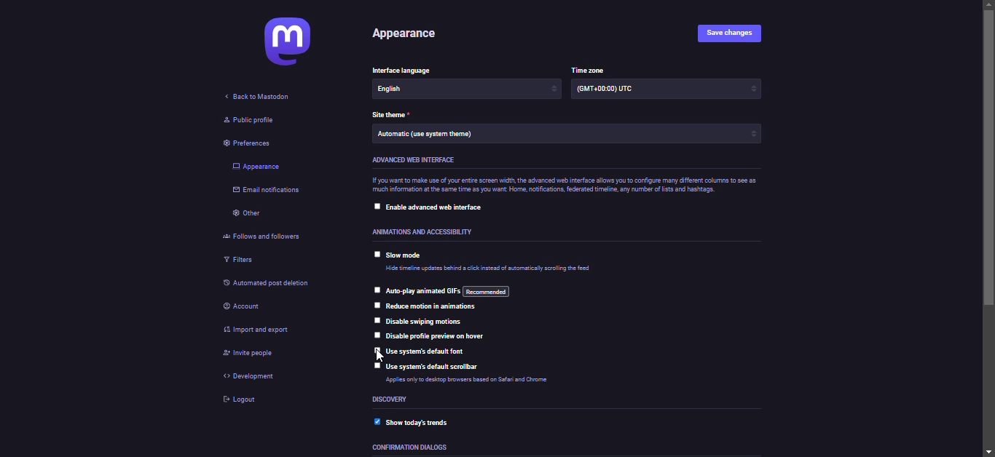 This screenshot has height=457, width=995. Describe the element at coordinates (433, 307) in the screenshot. I see `reduce motion in animations` at that location.